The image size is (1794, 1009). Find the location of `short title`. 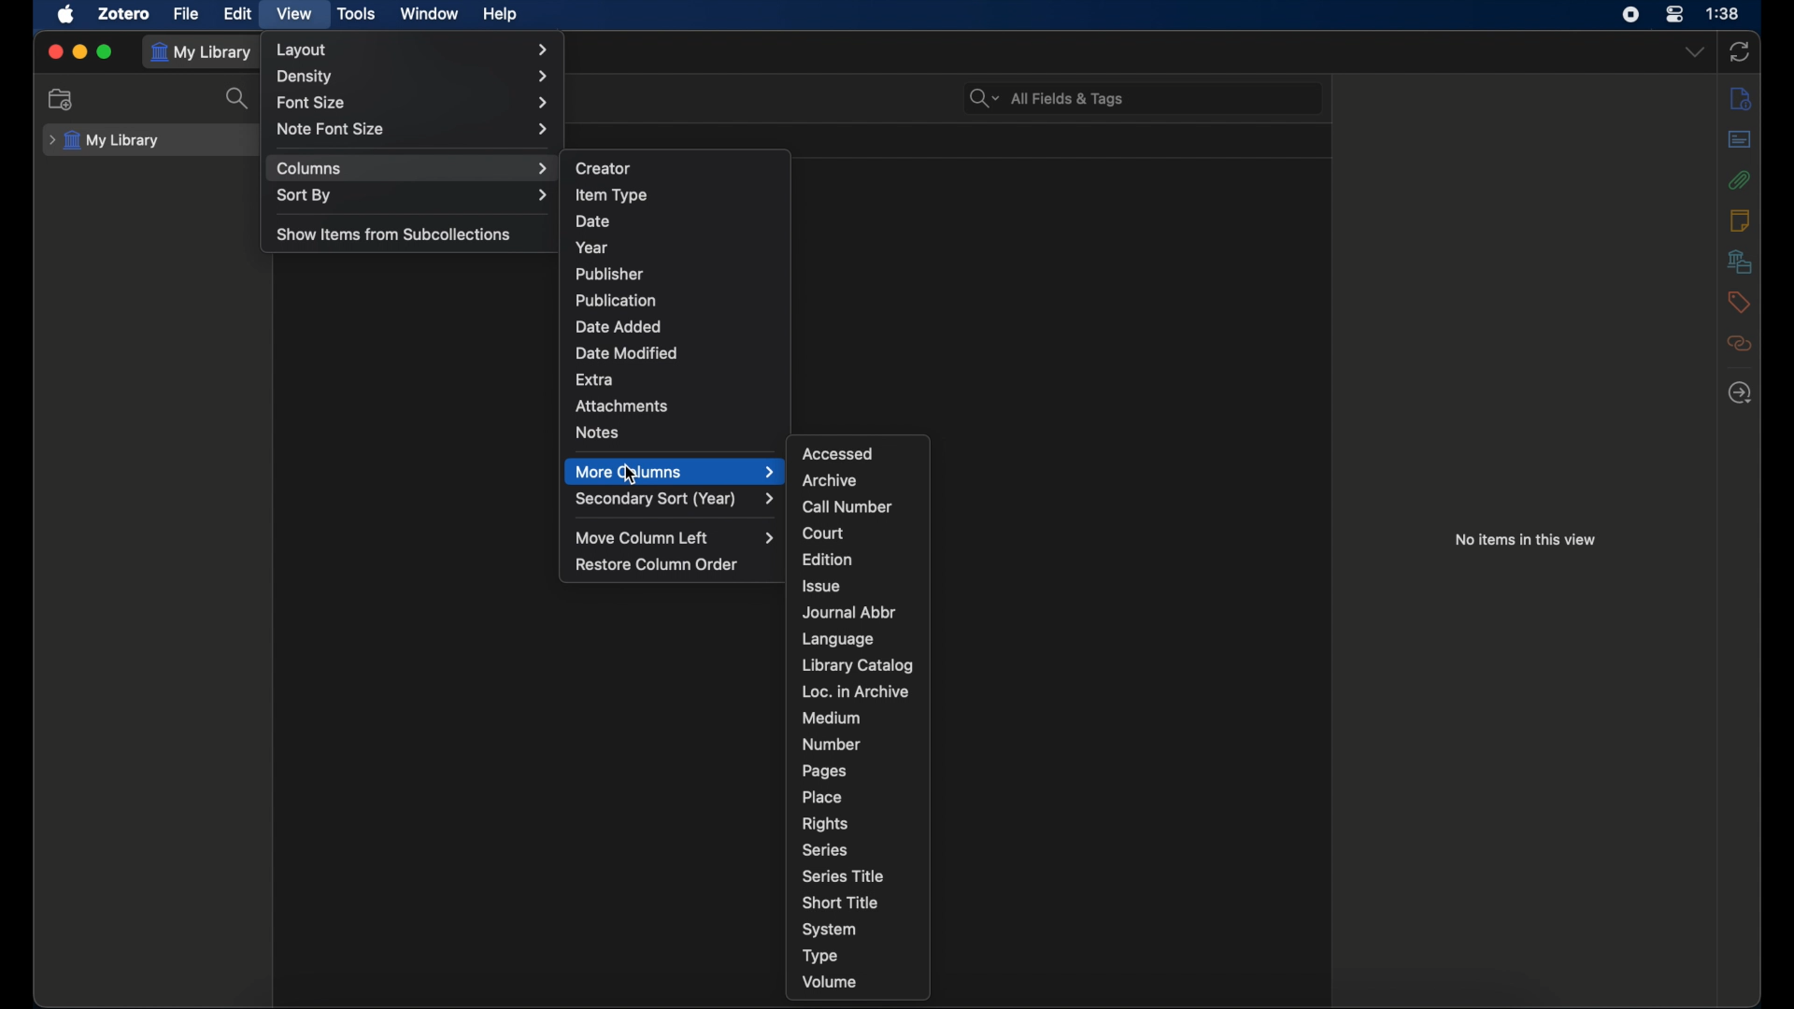

short title is located at coordinates (841, 902).